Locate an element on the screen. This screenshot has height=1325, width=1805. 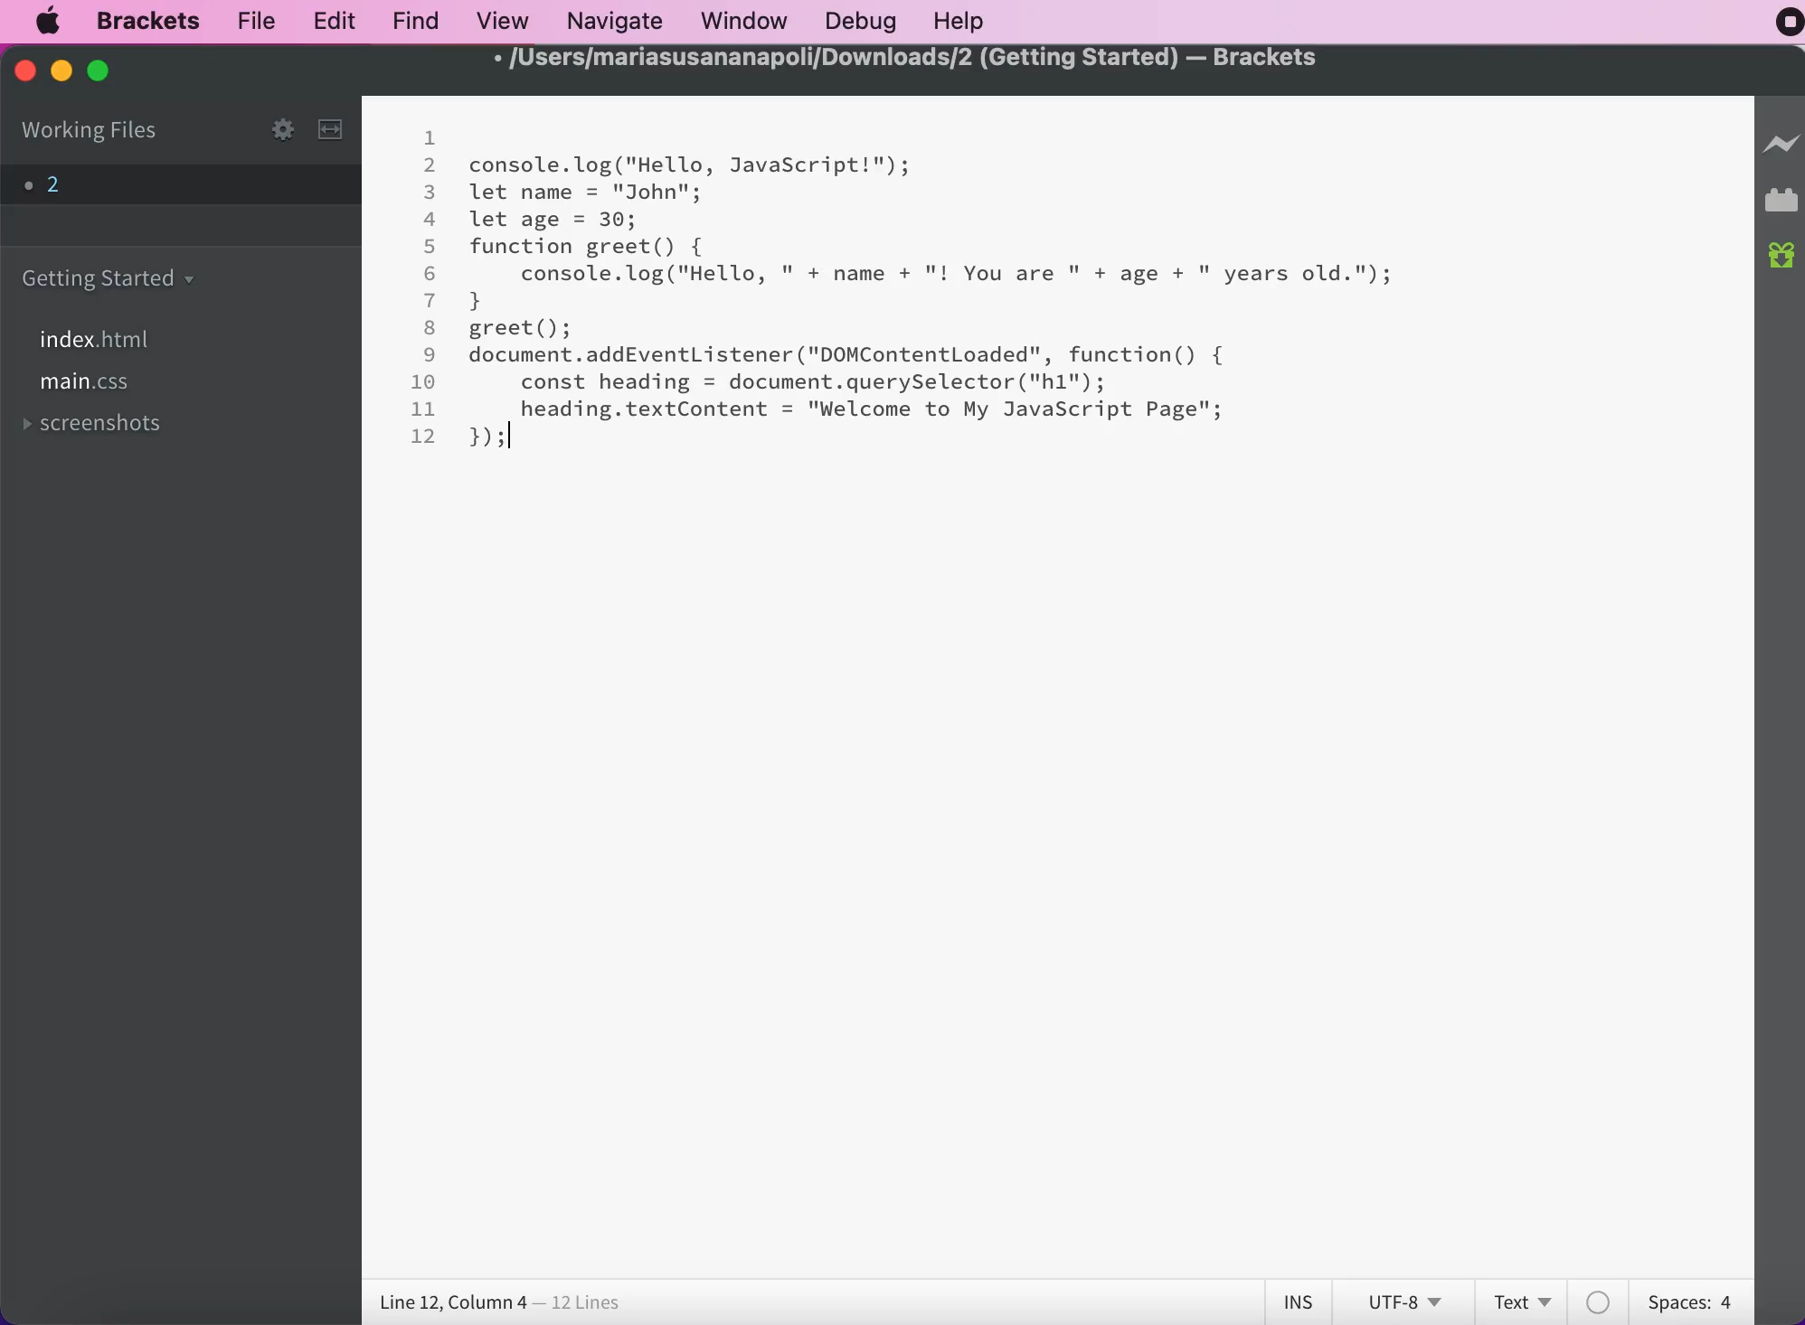
file is located at coordinates (251, 23).